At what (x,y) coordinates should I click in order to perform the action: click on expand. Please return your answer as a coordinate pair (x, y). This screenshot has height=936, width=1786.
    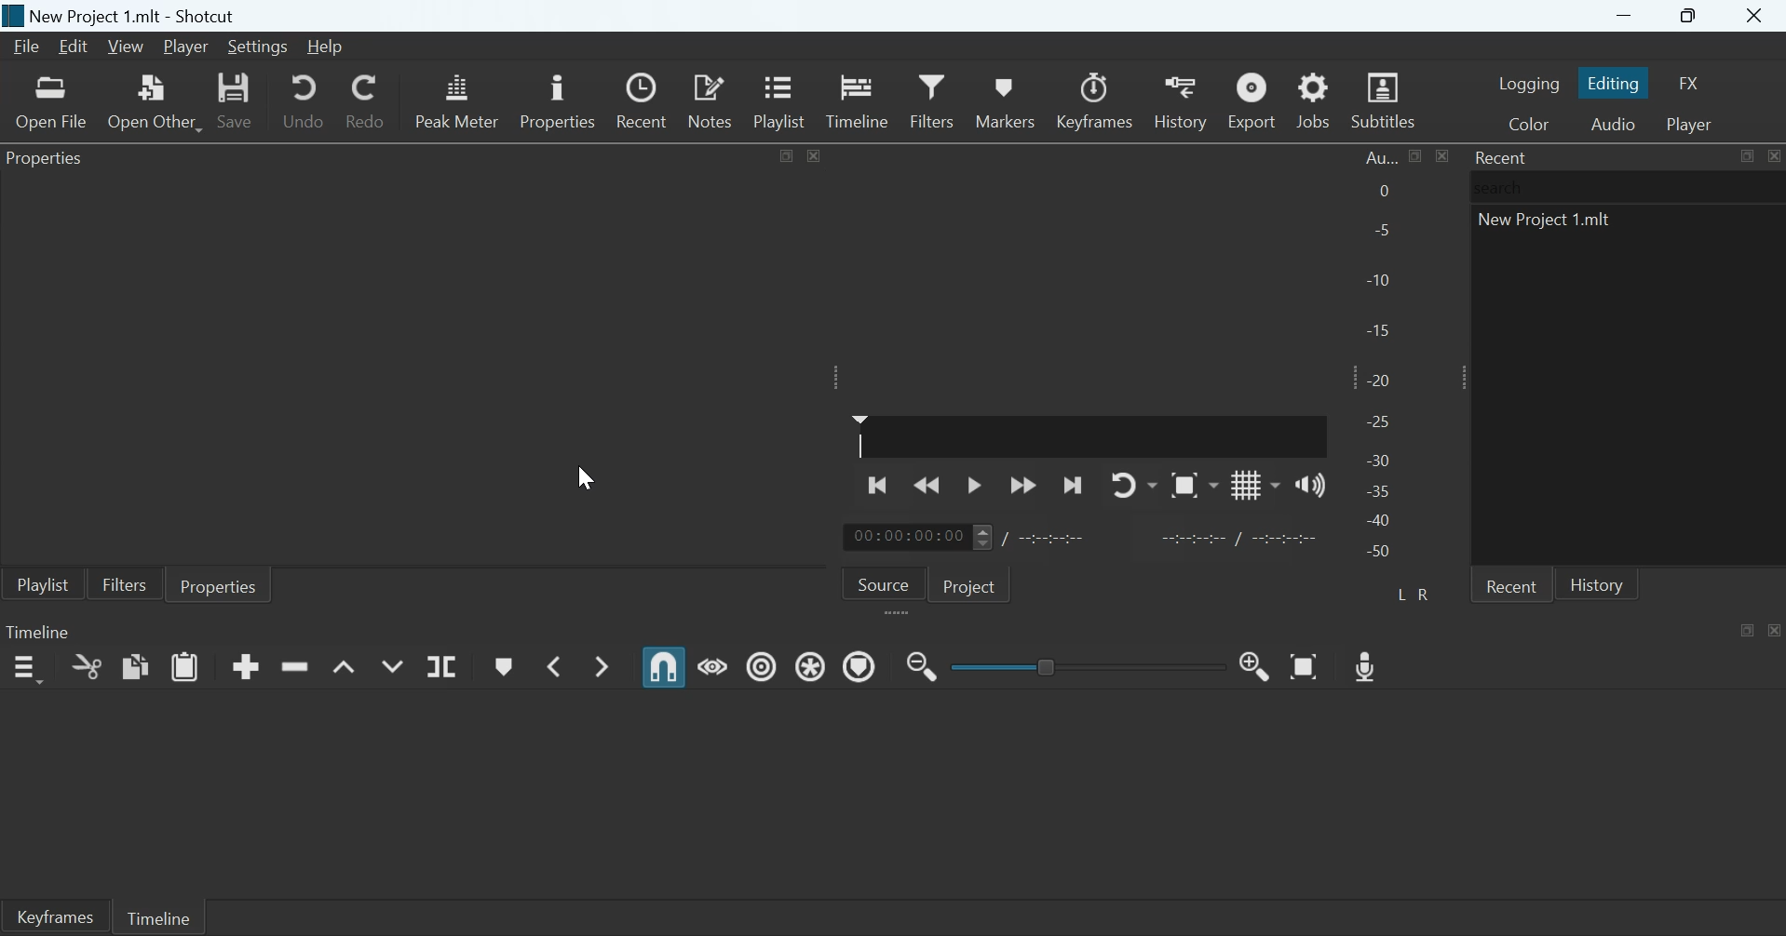
    Looking at the image, I should click on (900, 614).